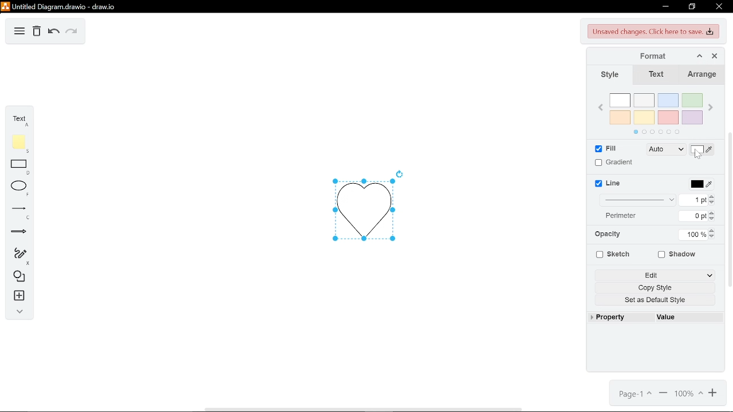  I want to click on style, so click(608, 76).